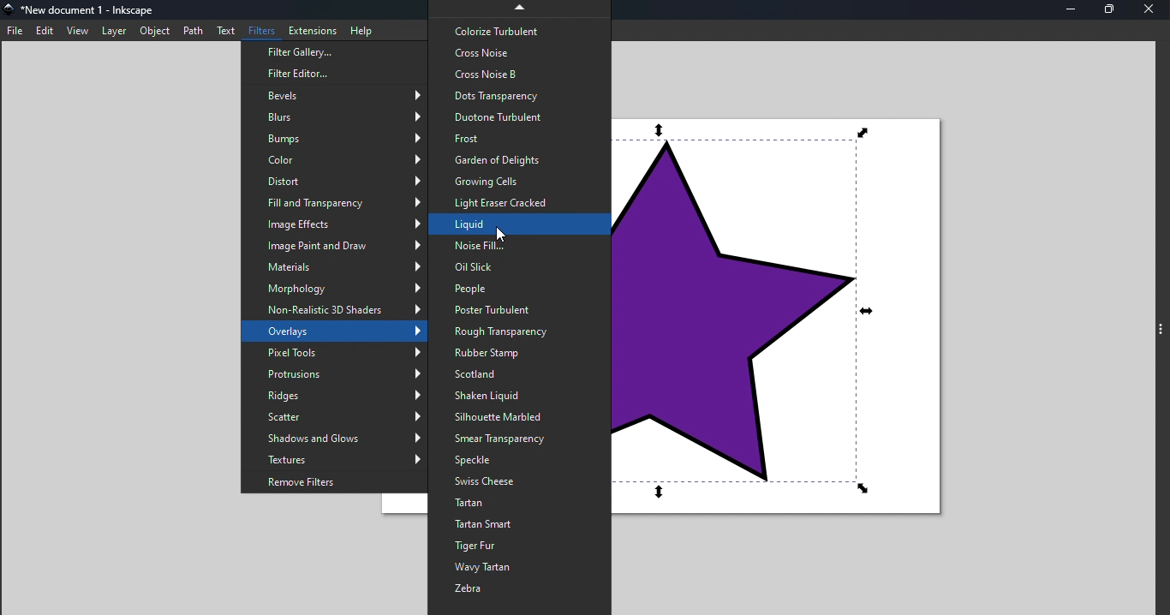  I want to click on Help, so click(364, 30).